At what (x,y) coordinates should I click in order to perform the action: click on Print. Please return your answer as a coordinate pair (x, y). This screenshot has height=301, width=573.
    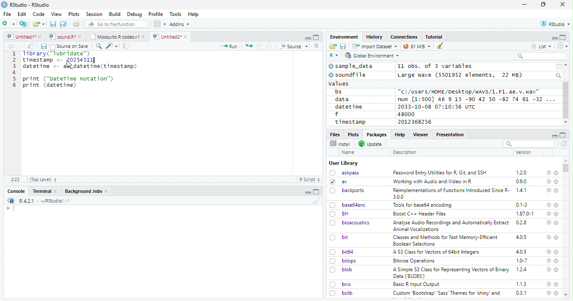
    Looking at the image, I should click on (77, 23).